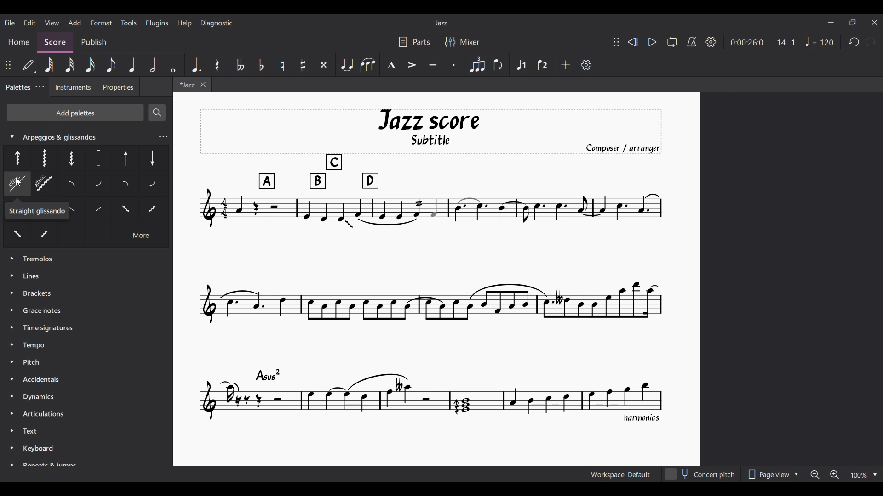 Image resolution: width=883 pixels, height=496 pixels. What do you see at coordinates (17, 235) in the screenshot?
I see `Palate 18` at bounding box center [17, 235].